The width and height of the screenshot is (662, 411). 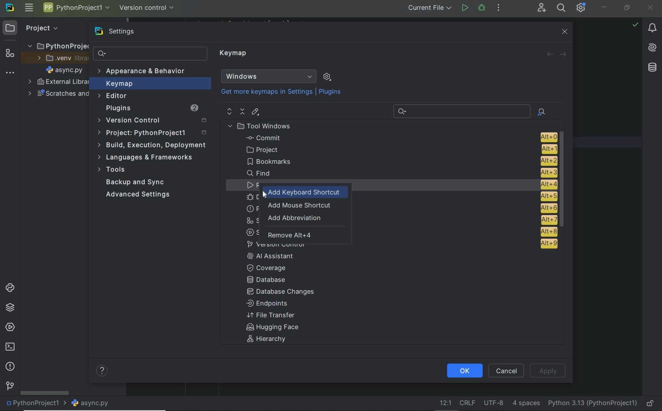 What do you see at coordinates (29, 8) in the screenshot?
I see `main menu` at bounding box center [29, 8].